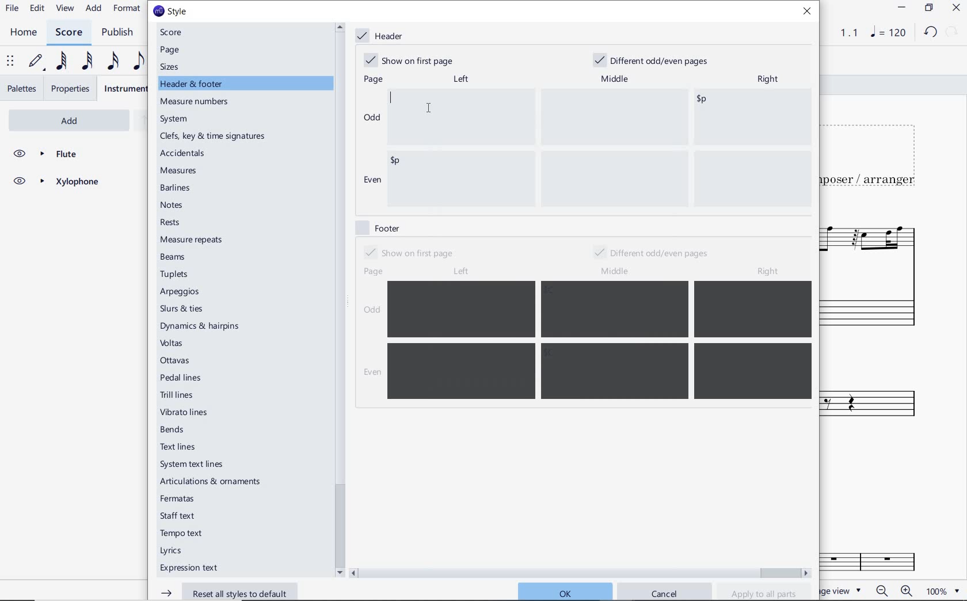 The image size is (967, 601). I want to click on measure numbers, so click(196, 102).